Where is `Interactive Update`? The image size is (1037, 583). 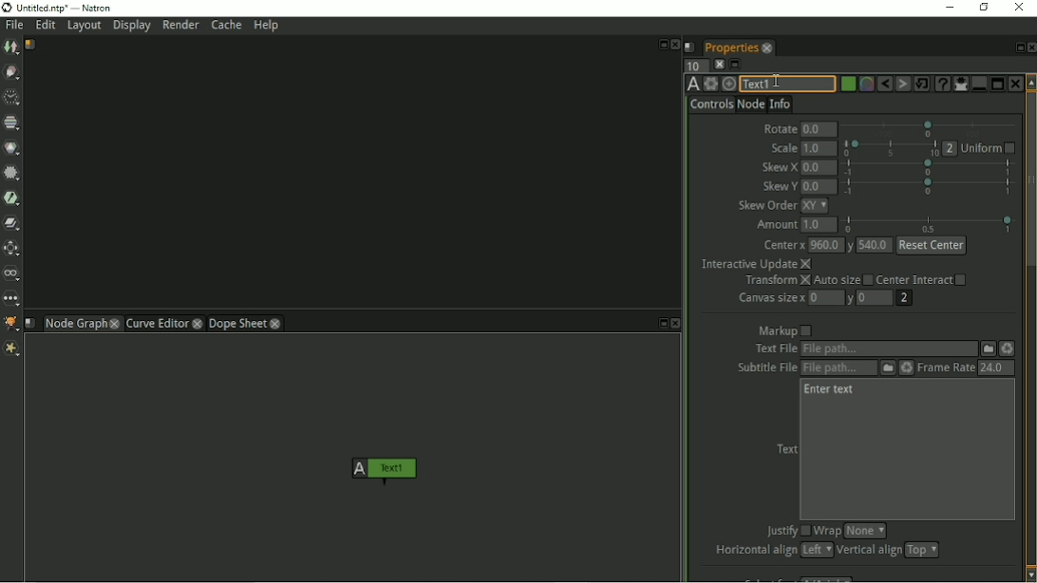
Interactive Update is located at coordinates (756, 264).